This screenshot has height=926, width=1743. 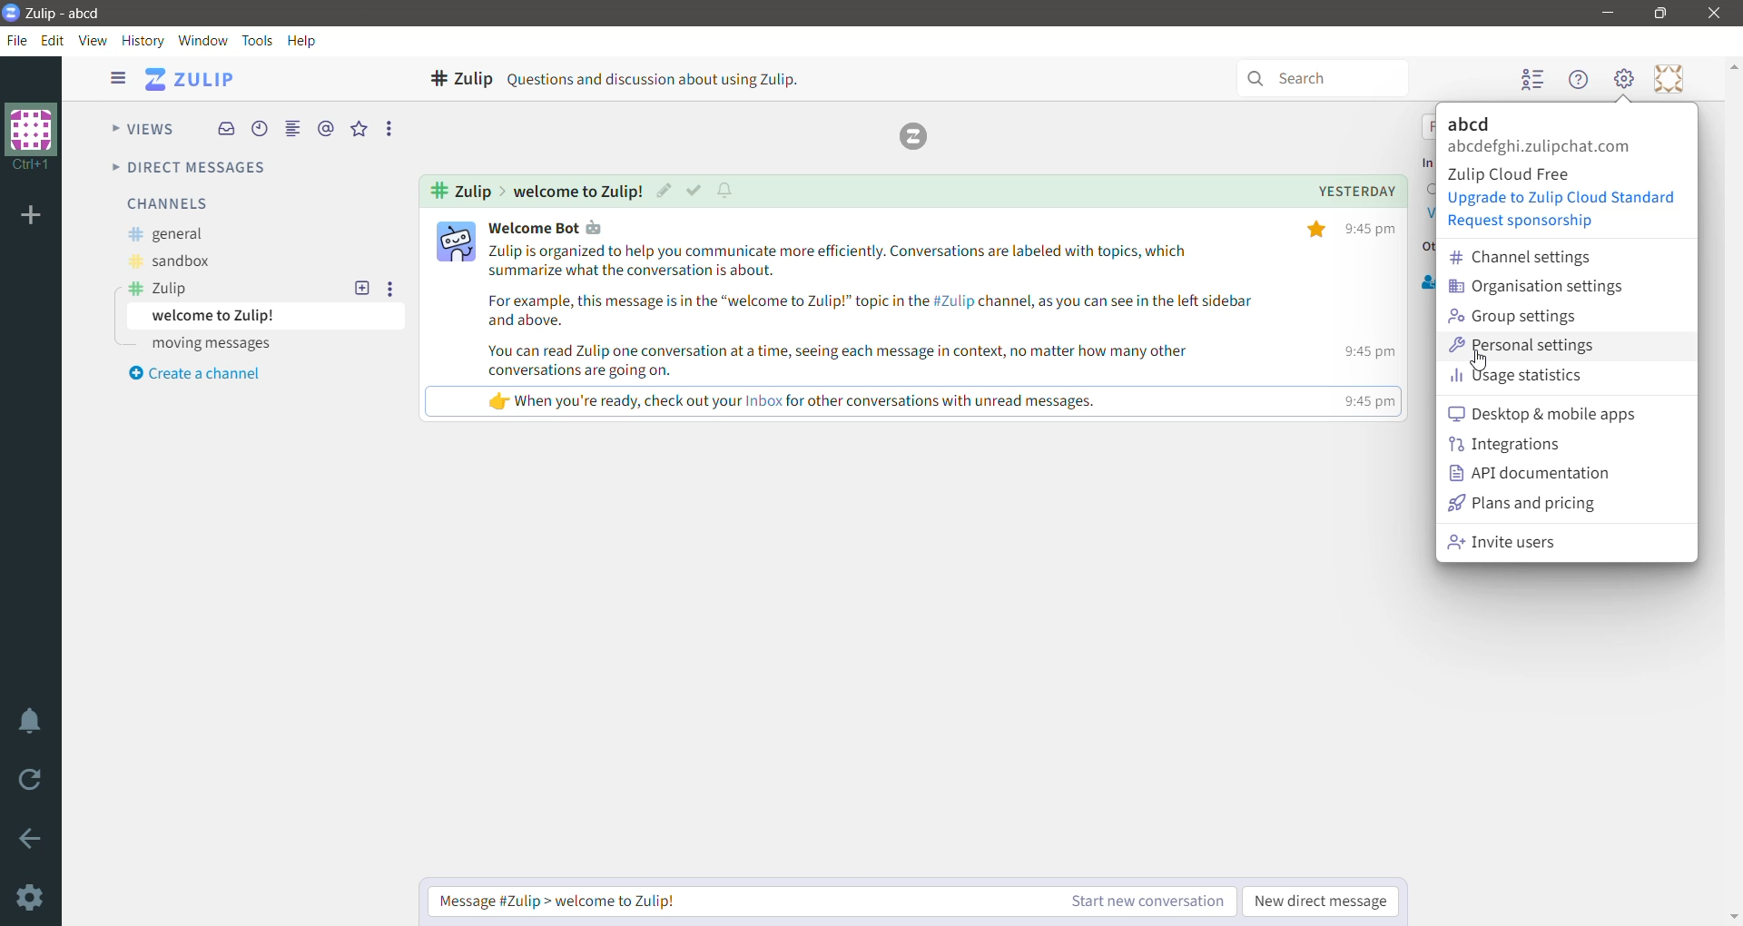 I want to click on pointer, so click(x=1483, y=364).